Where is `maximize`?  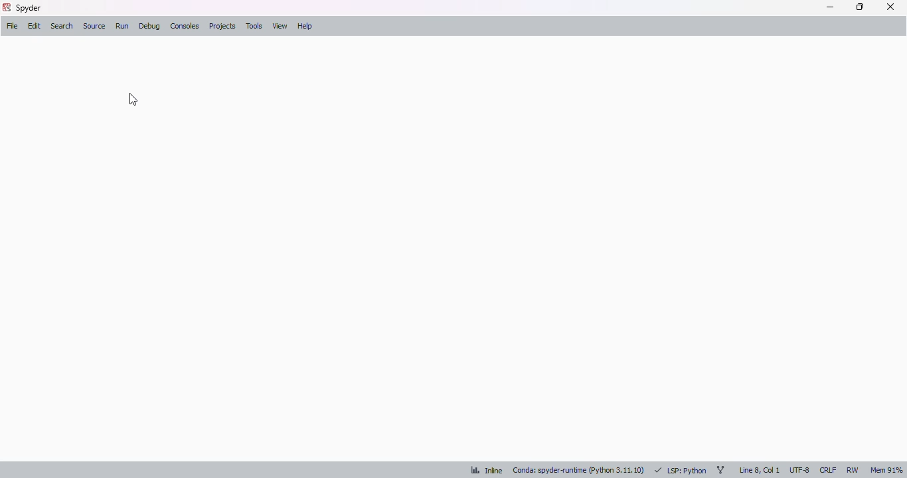
maximize is located at coordinates (860, 7).